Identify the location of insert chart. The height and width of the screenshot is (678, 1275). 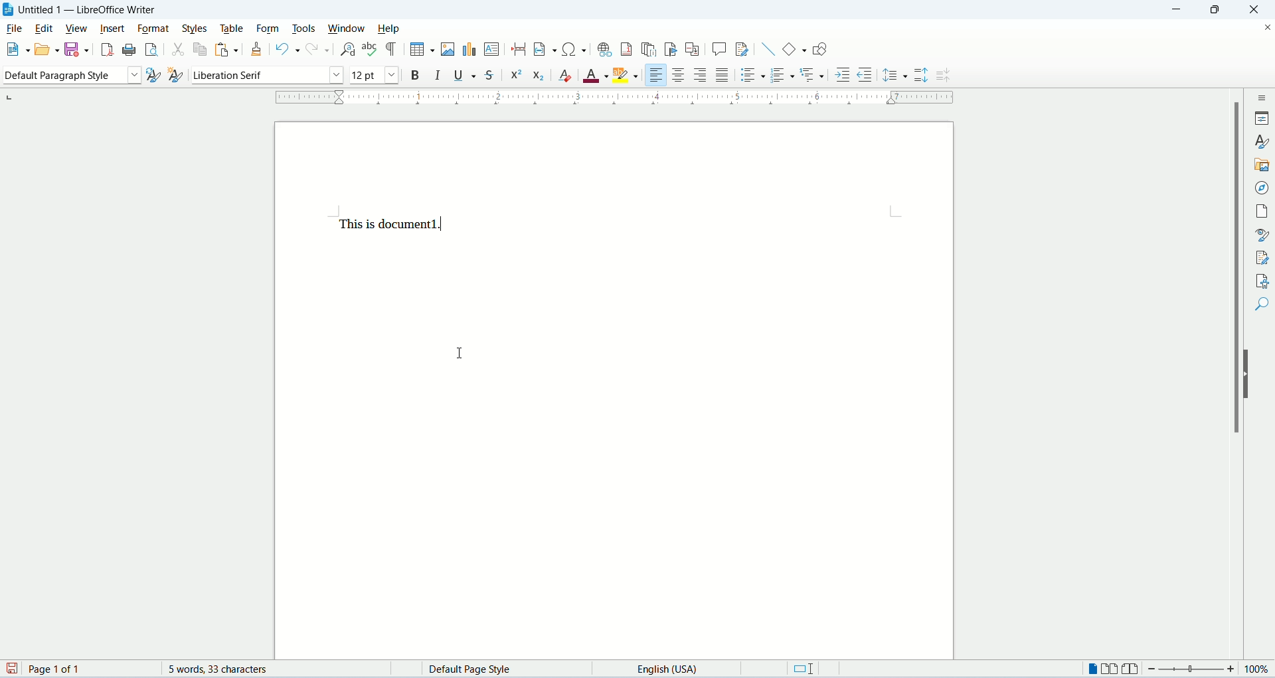
(469, 49).